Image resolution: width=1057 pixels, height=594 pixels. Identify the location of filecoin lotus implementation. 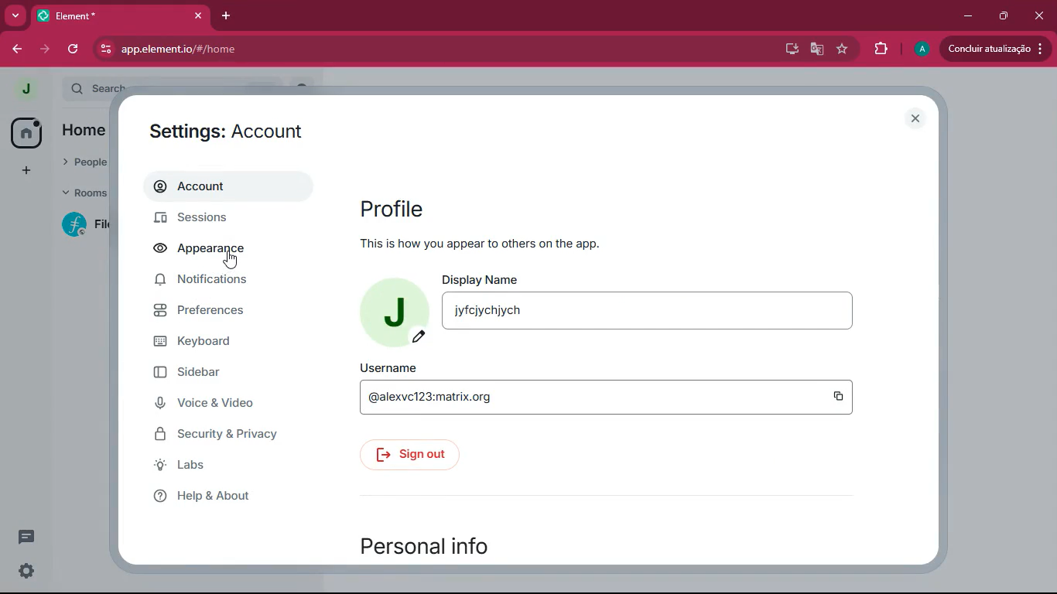
(86, 225).